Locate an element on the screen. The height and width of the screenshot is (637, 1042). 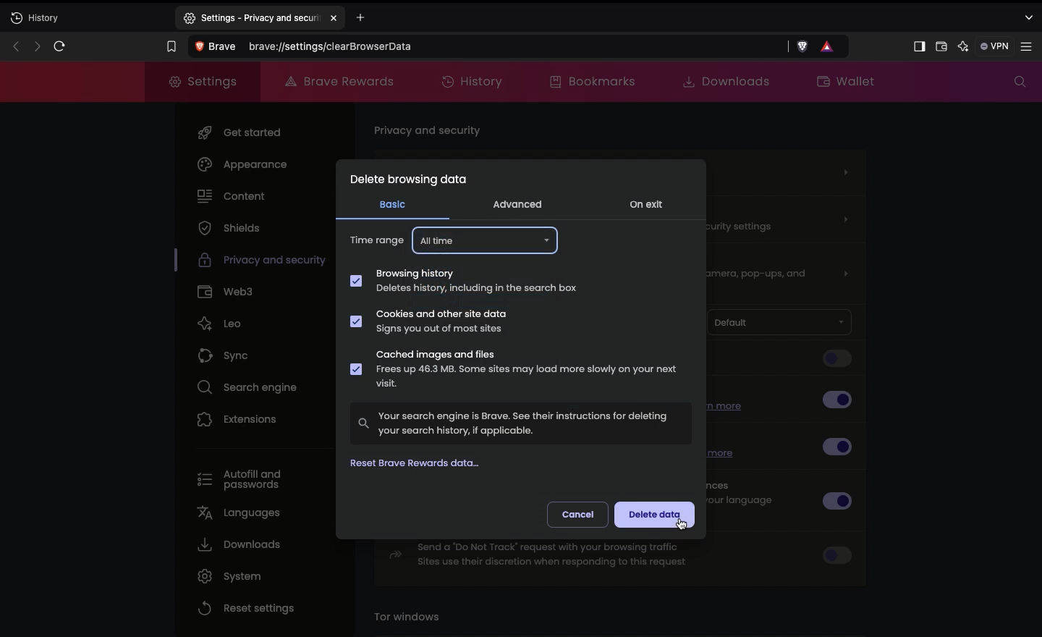
Shields is located at coordinates (228, 229).